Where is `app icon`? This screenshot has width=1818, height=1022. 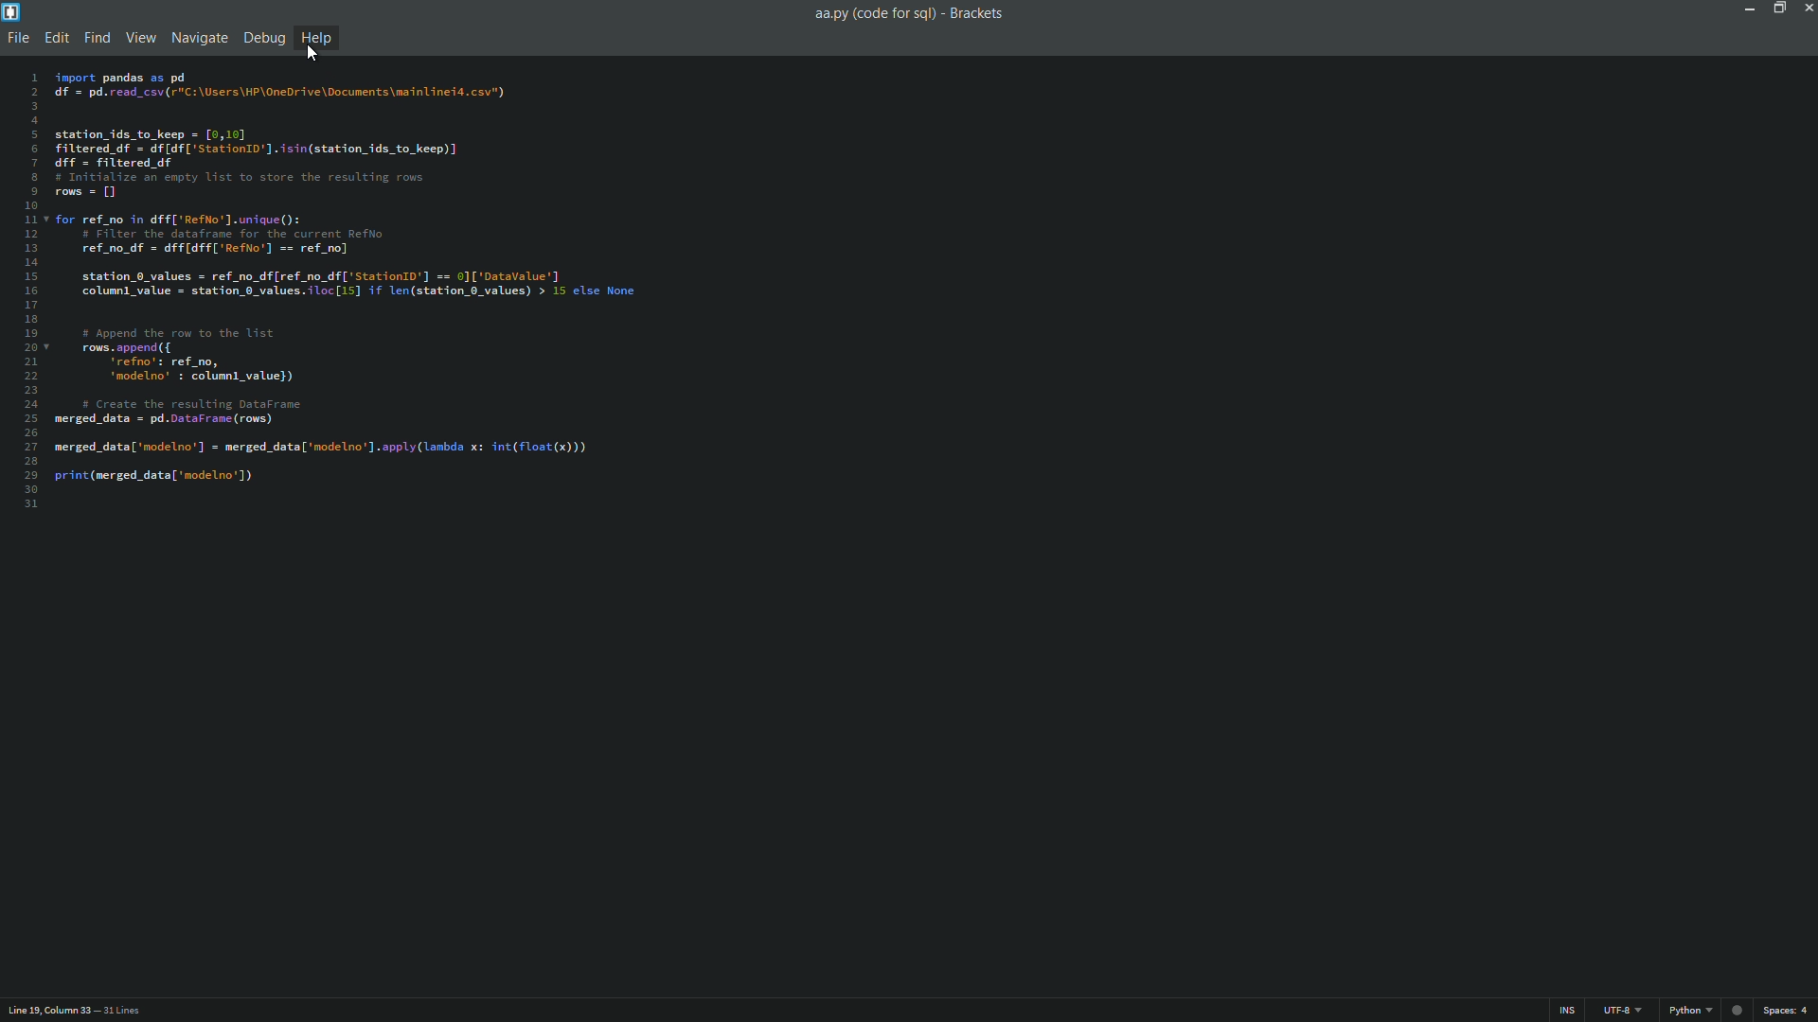 app icon is located at coordinates (11, 11).